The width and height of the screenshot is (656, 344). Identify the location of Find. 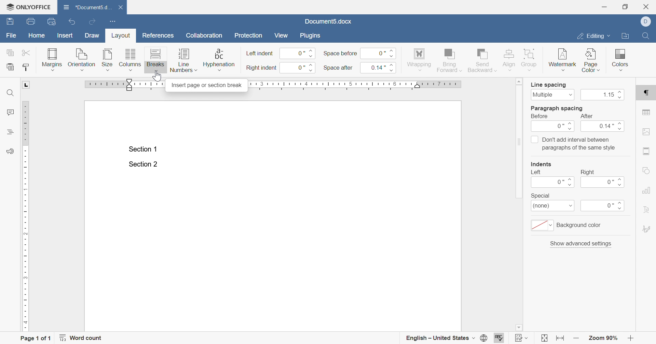
(645, 35).